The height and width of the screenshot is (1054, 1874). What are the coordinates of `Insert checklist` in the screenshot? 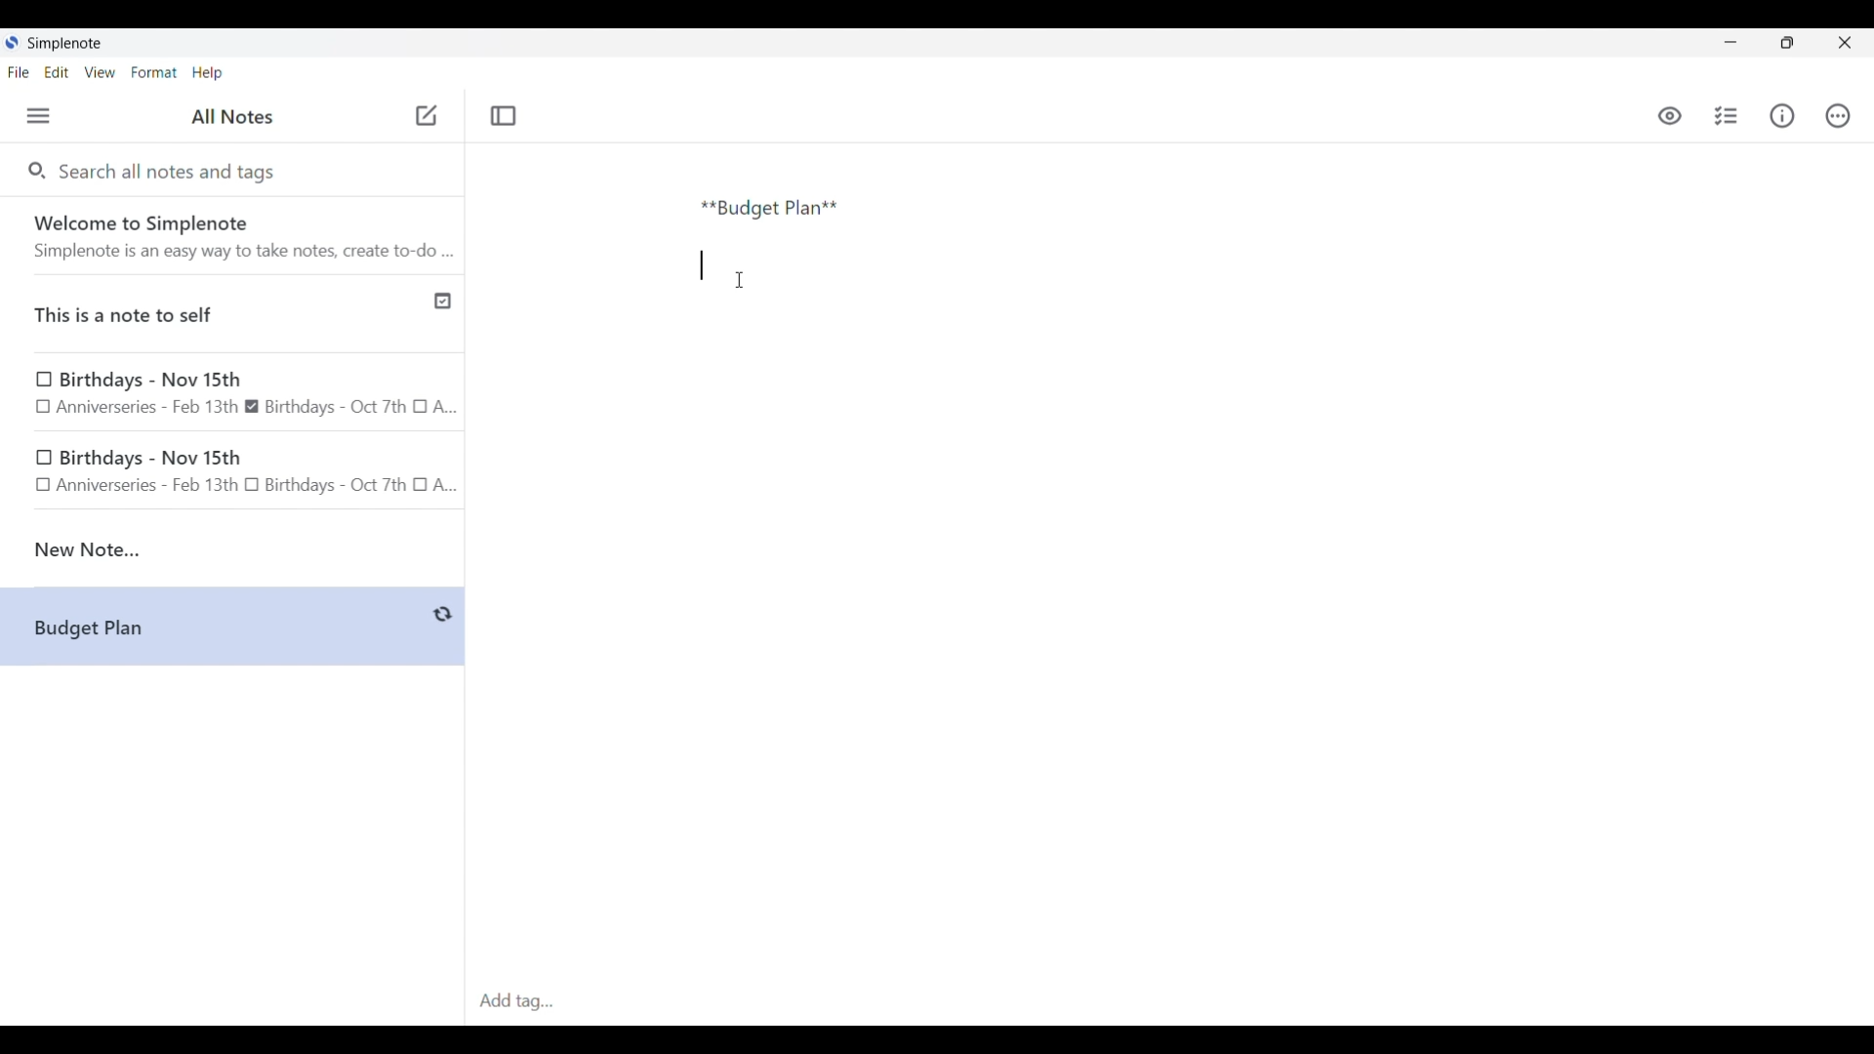 It's located at (1728, 116).